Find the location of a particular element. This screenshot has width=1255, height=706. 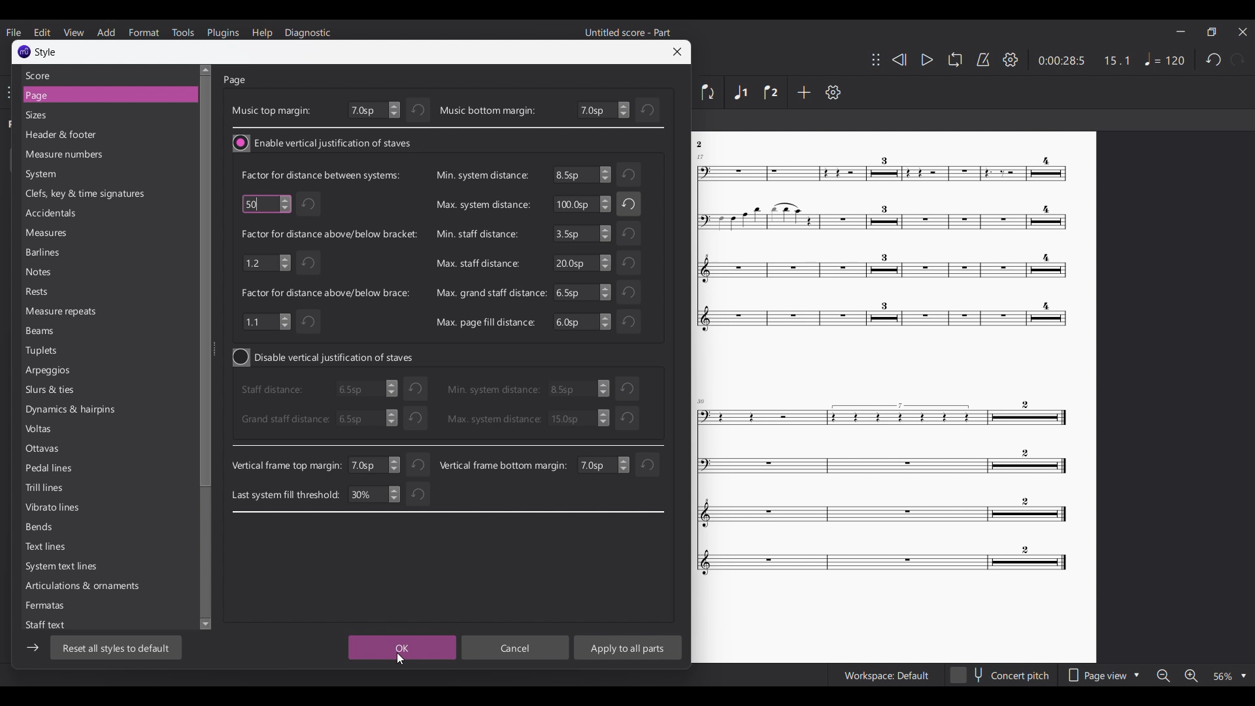

Bottom margin settings is located at coordinates (603, 110).